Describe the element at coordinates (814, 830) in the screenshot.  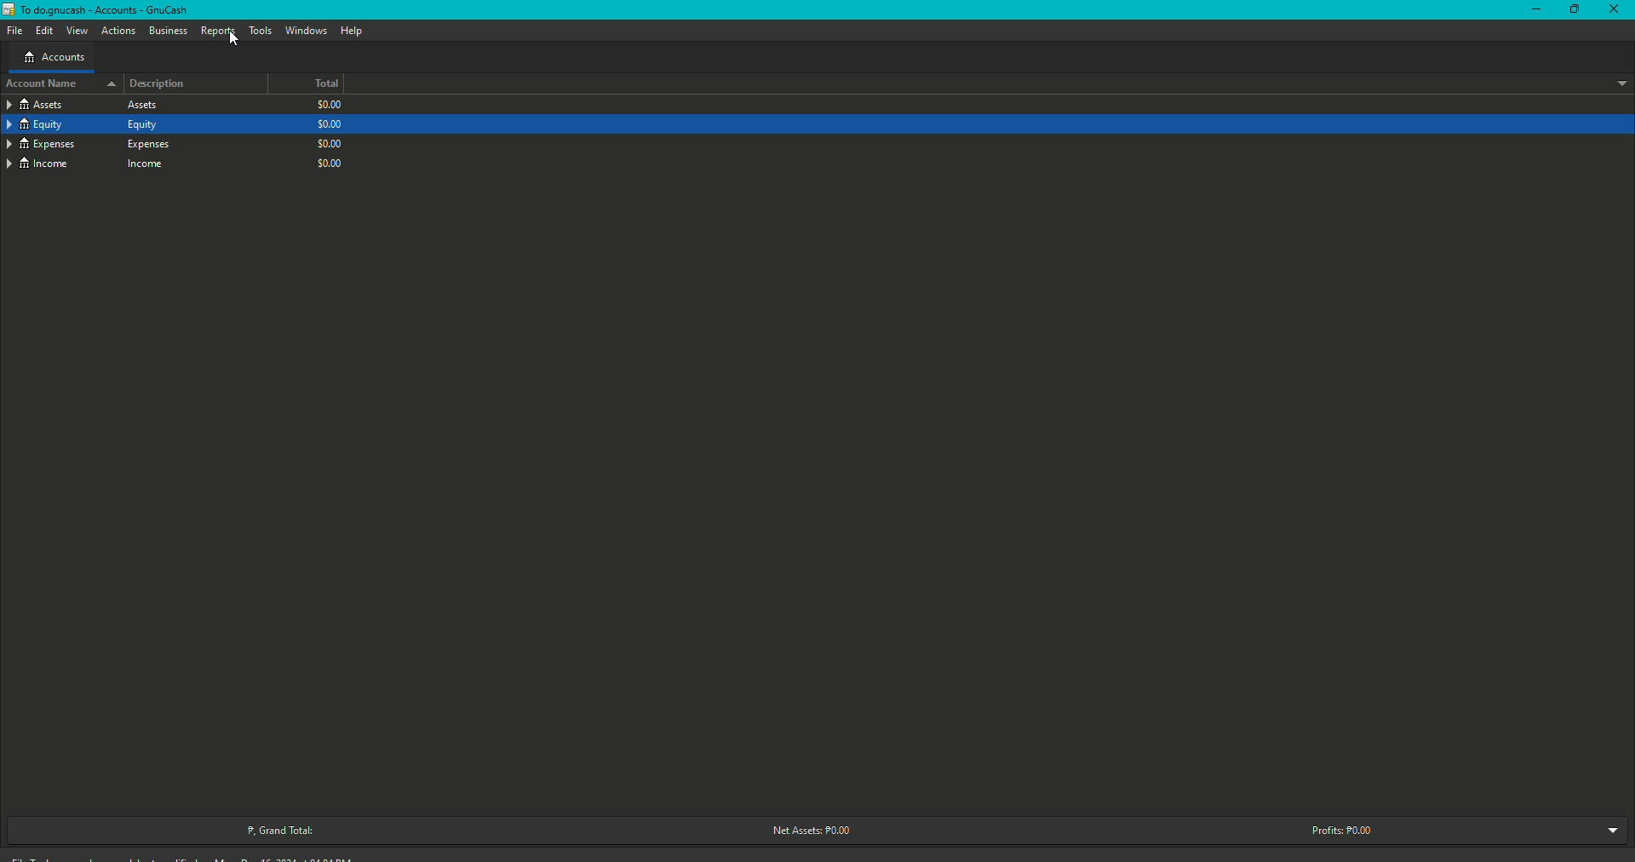
I see `Net Assets` at that location.